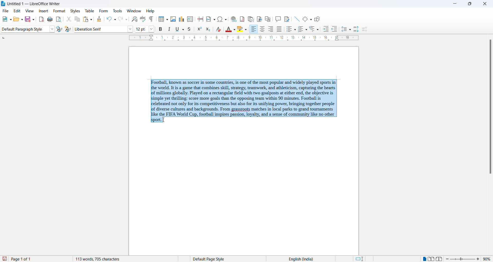 Image resolution: width=493 pixels, height=262 pixels. Describe the element at coordinates (99, 29) in the screenshot. I see `font name` at that location.